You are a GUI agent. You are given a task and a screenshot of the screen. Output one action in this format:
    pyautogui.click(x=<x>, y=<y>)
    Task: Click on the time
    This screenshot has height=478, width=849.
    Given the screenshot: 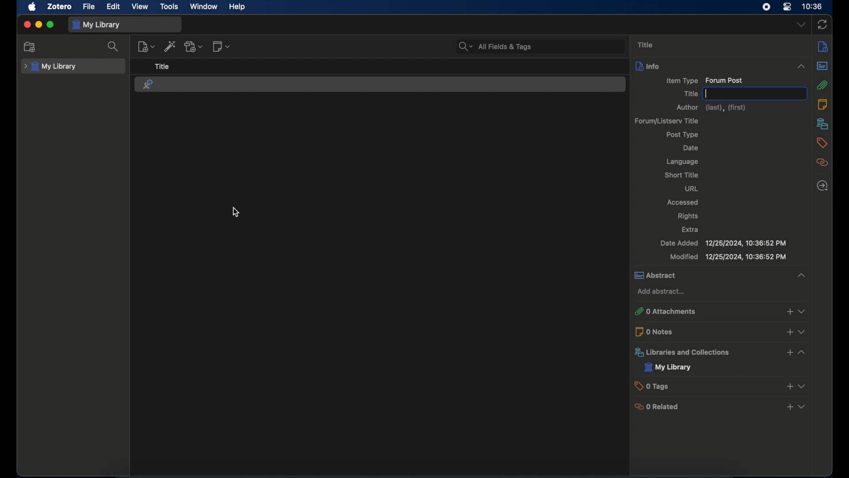 What is the action you would take?
    pyautogui.click(x=812, y=6)
    